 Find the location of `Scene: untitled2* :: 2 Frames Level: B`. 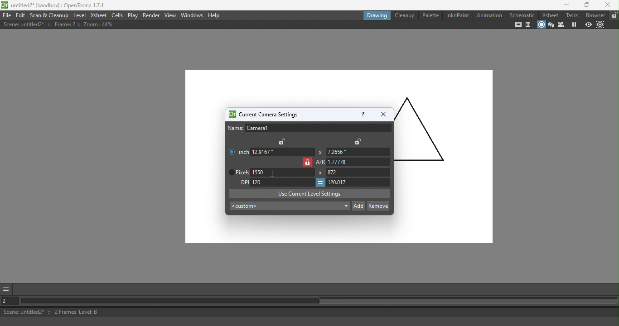

Scene: untitled2* :: 2 Frames Level: B is located at coordinates (310, 312).